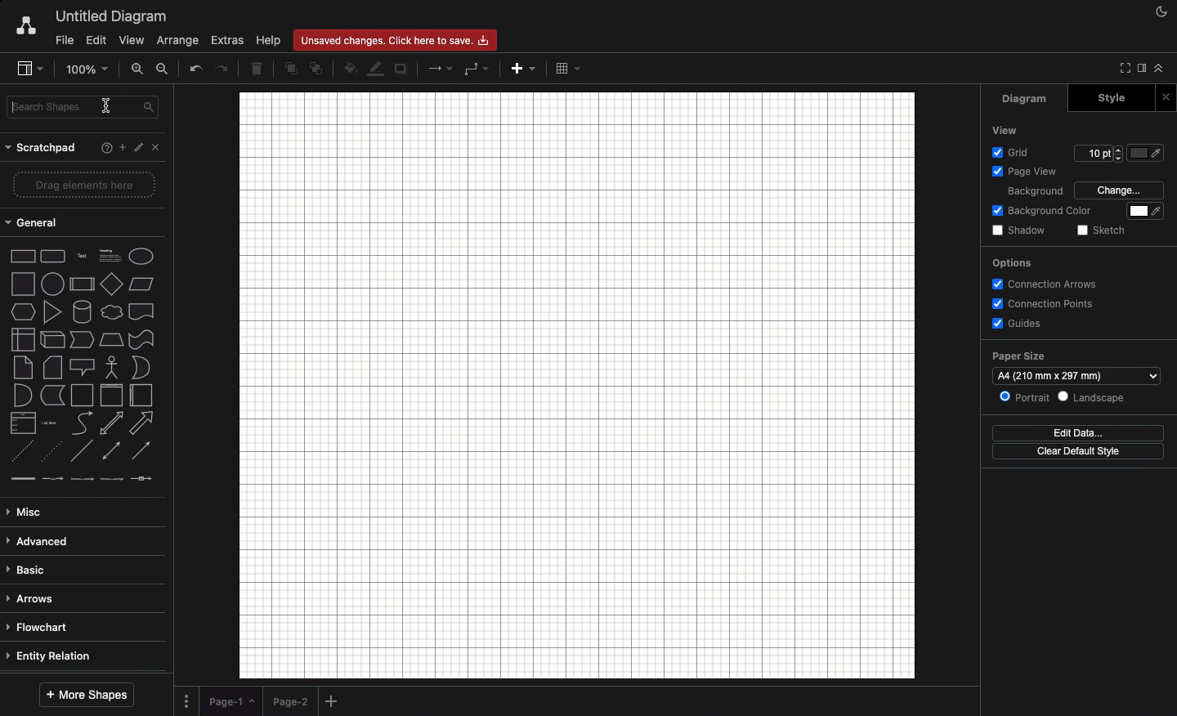 This screenshot has width=1177, height=716. What do you see at coordinates (257, 68) in the screenshot?
I see `Delete` at bounding box center [257, 68].